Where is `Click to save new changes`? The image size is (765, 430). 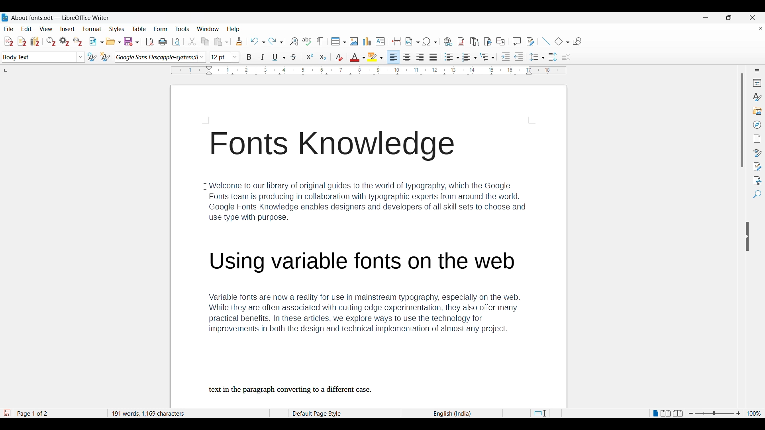 Click to save new changes is located at coordinates (7, 413).